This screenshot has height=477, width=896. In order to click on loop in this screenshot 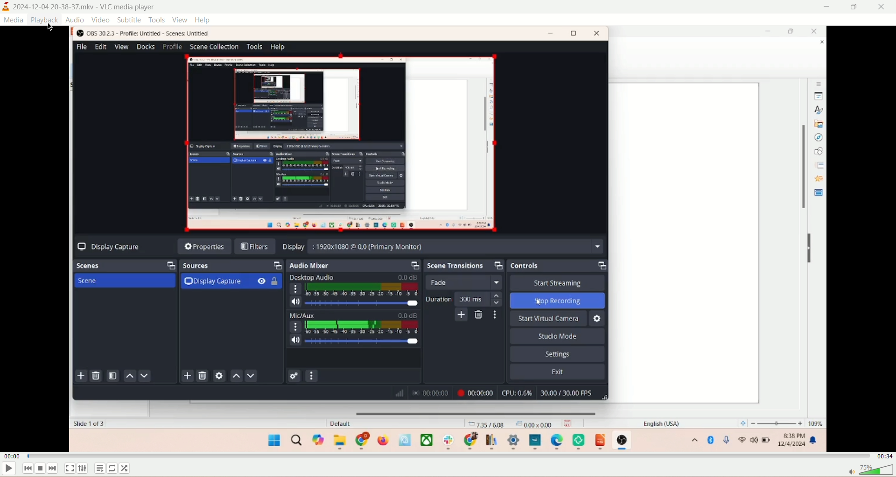, I will do `click(112, 468)`.